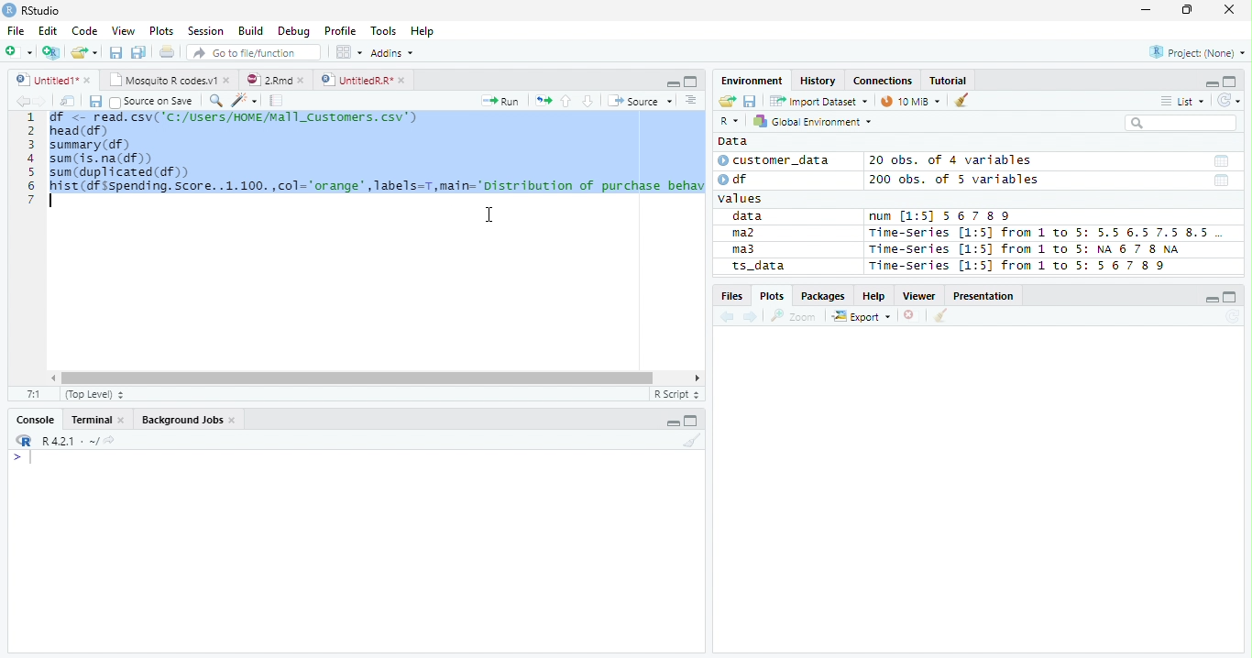 The height and width of the screenshot is (658, 1252). I want to click on Open Folder, so click(85, 51).